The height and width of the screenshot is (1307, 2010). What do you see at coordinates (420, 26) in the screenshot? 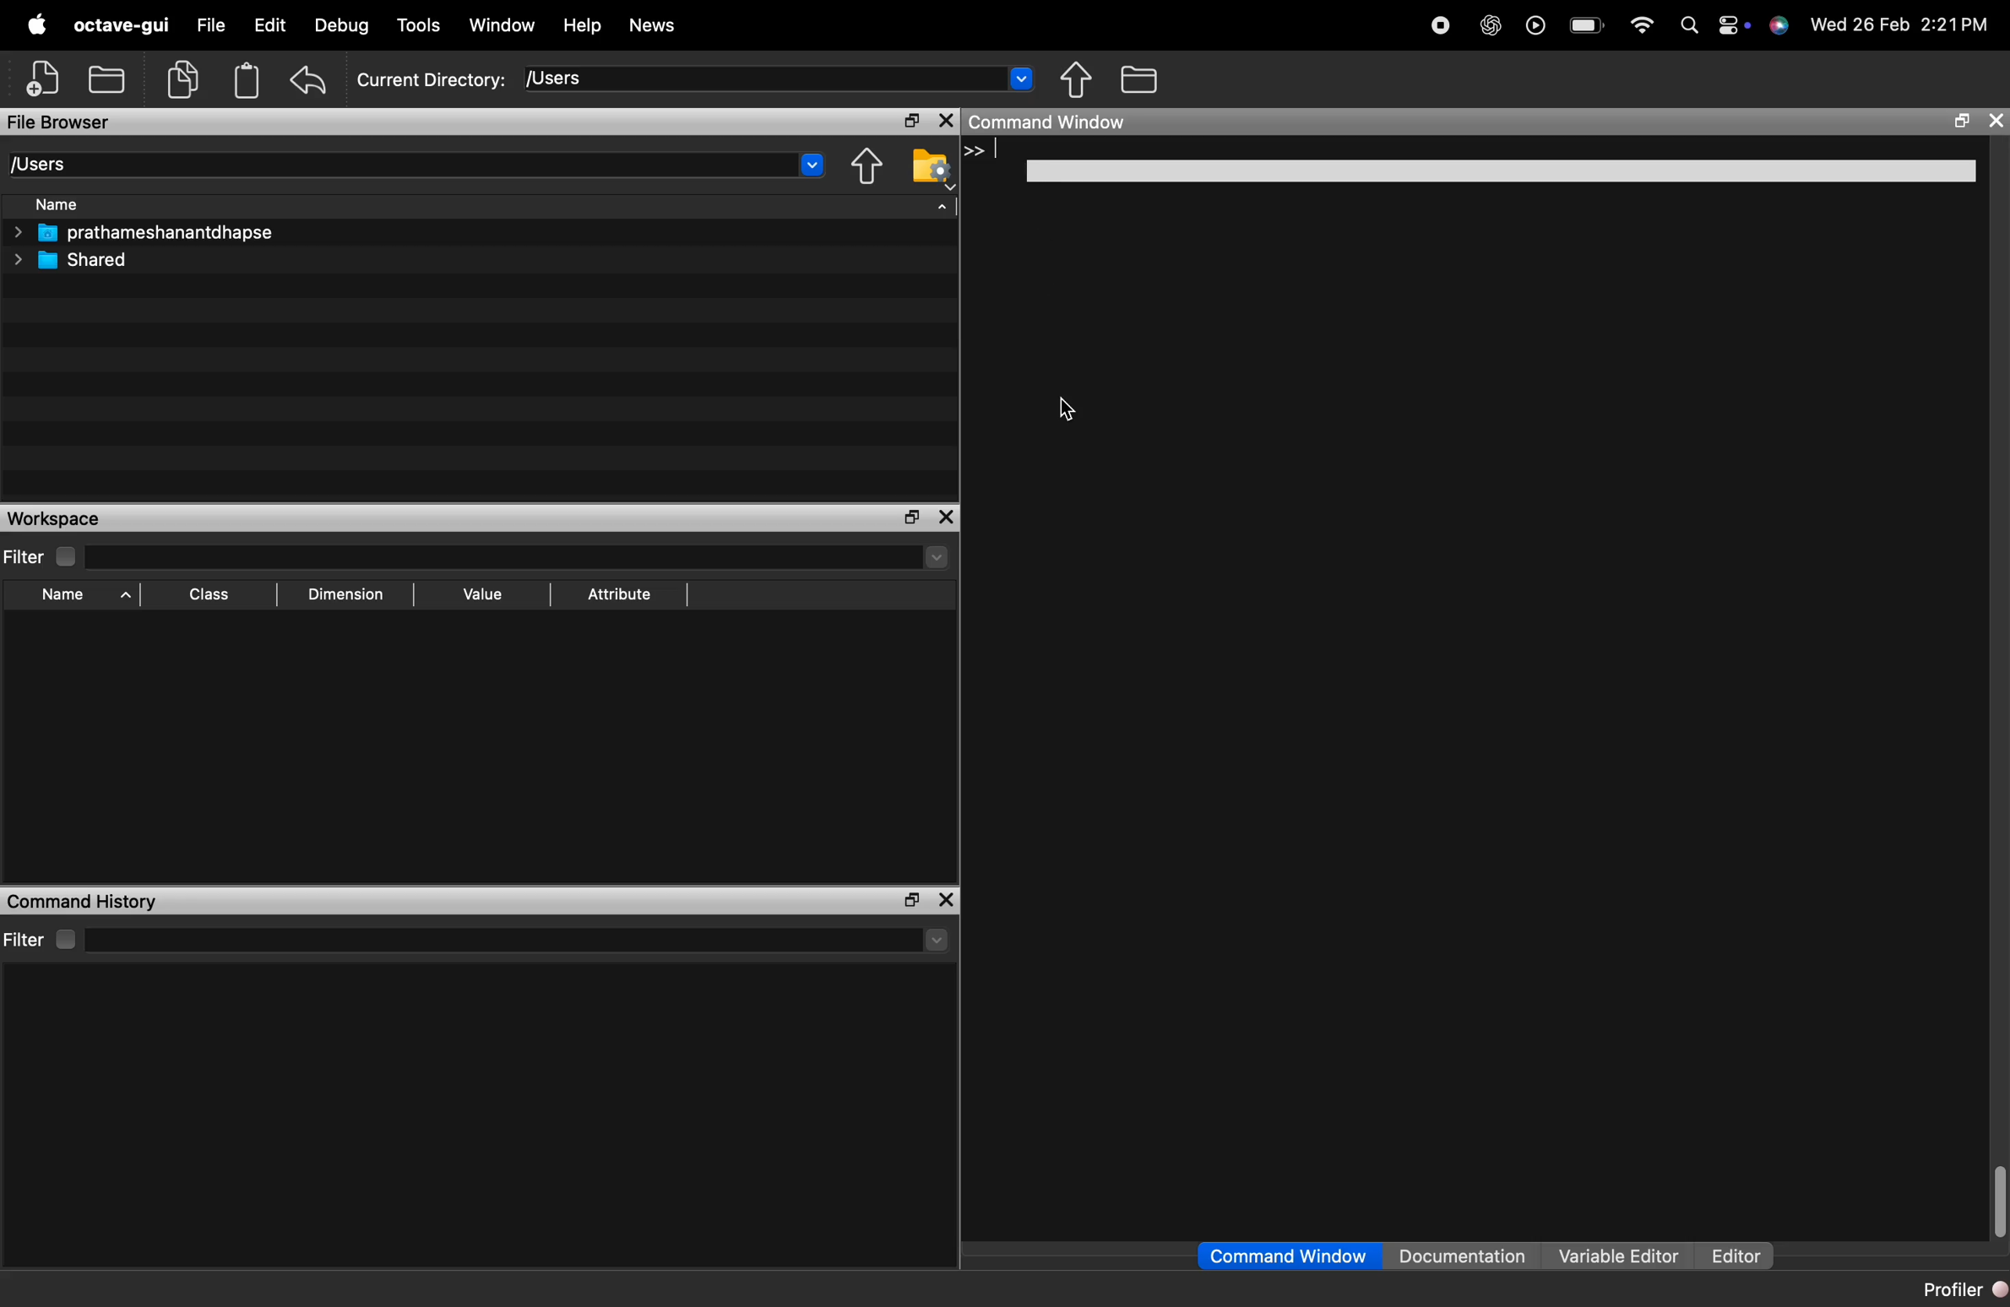
I see `Tools` at bounding box center [420, 26].